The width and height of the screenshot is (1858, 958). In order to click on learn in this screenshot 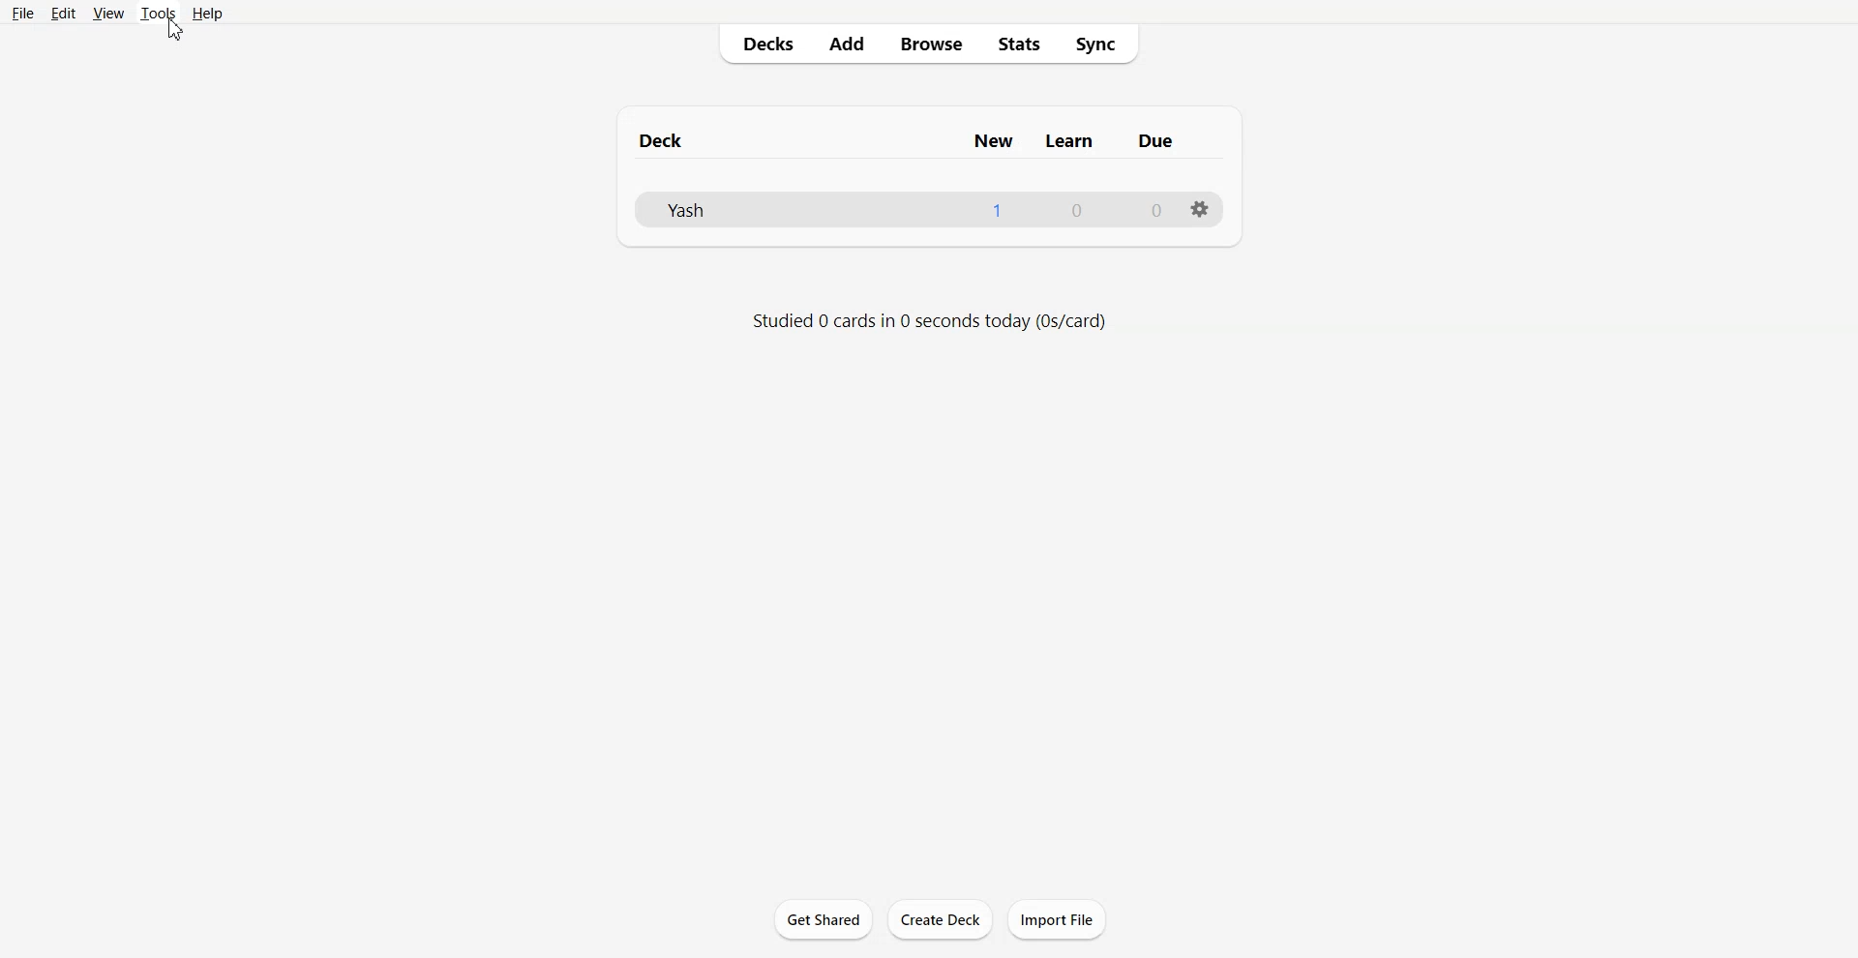, I will do `click(1070, 140)`.